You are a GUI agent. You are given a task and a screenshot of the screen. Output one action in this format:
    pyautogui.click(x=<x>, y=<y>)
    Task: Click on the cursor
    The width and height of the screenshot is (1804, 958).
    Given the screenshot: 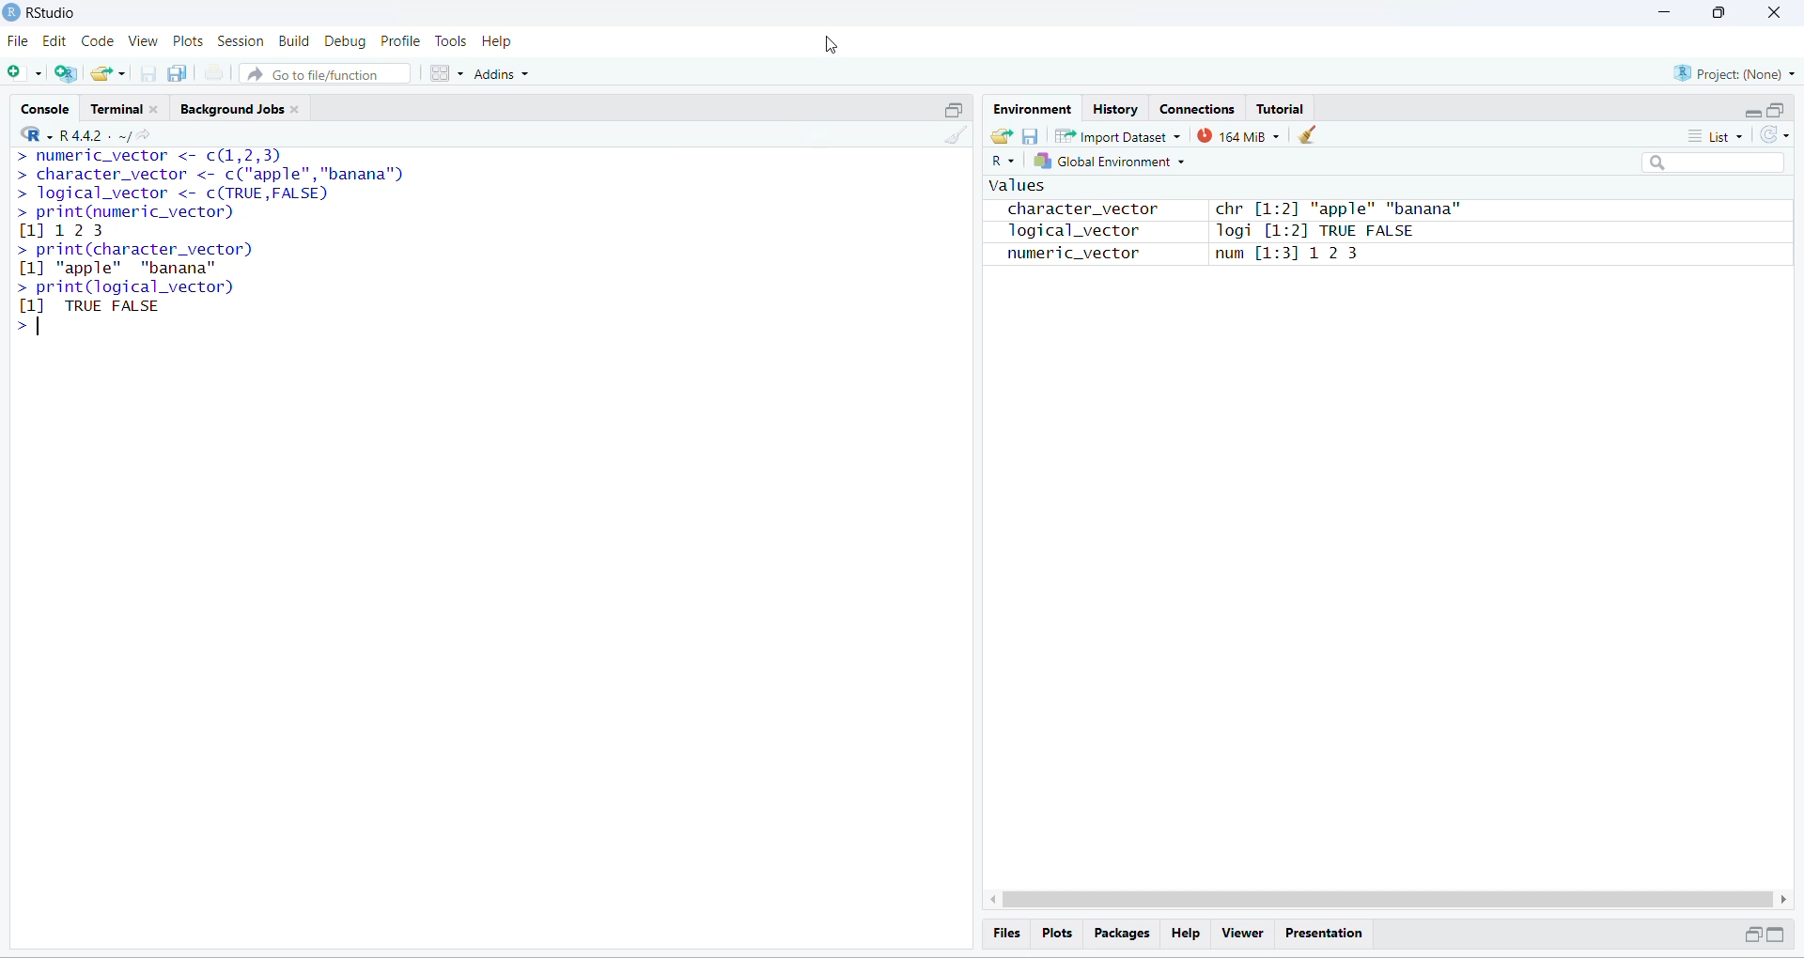 What is the action you would take?
    pyautogui.click(x=37, y=159)
    